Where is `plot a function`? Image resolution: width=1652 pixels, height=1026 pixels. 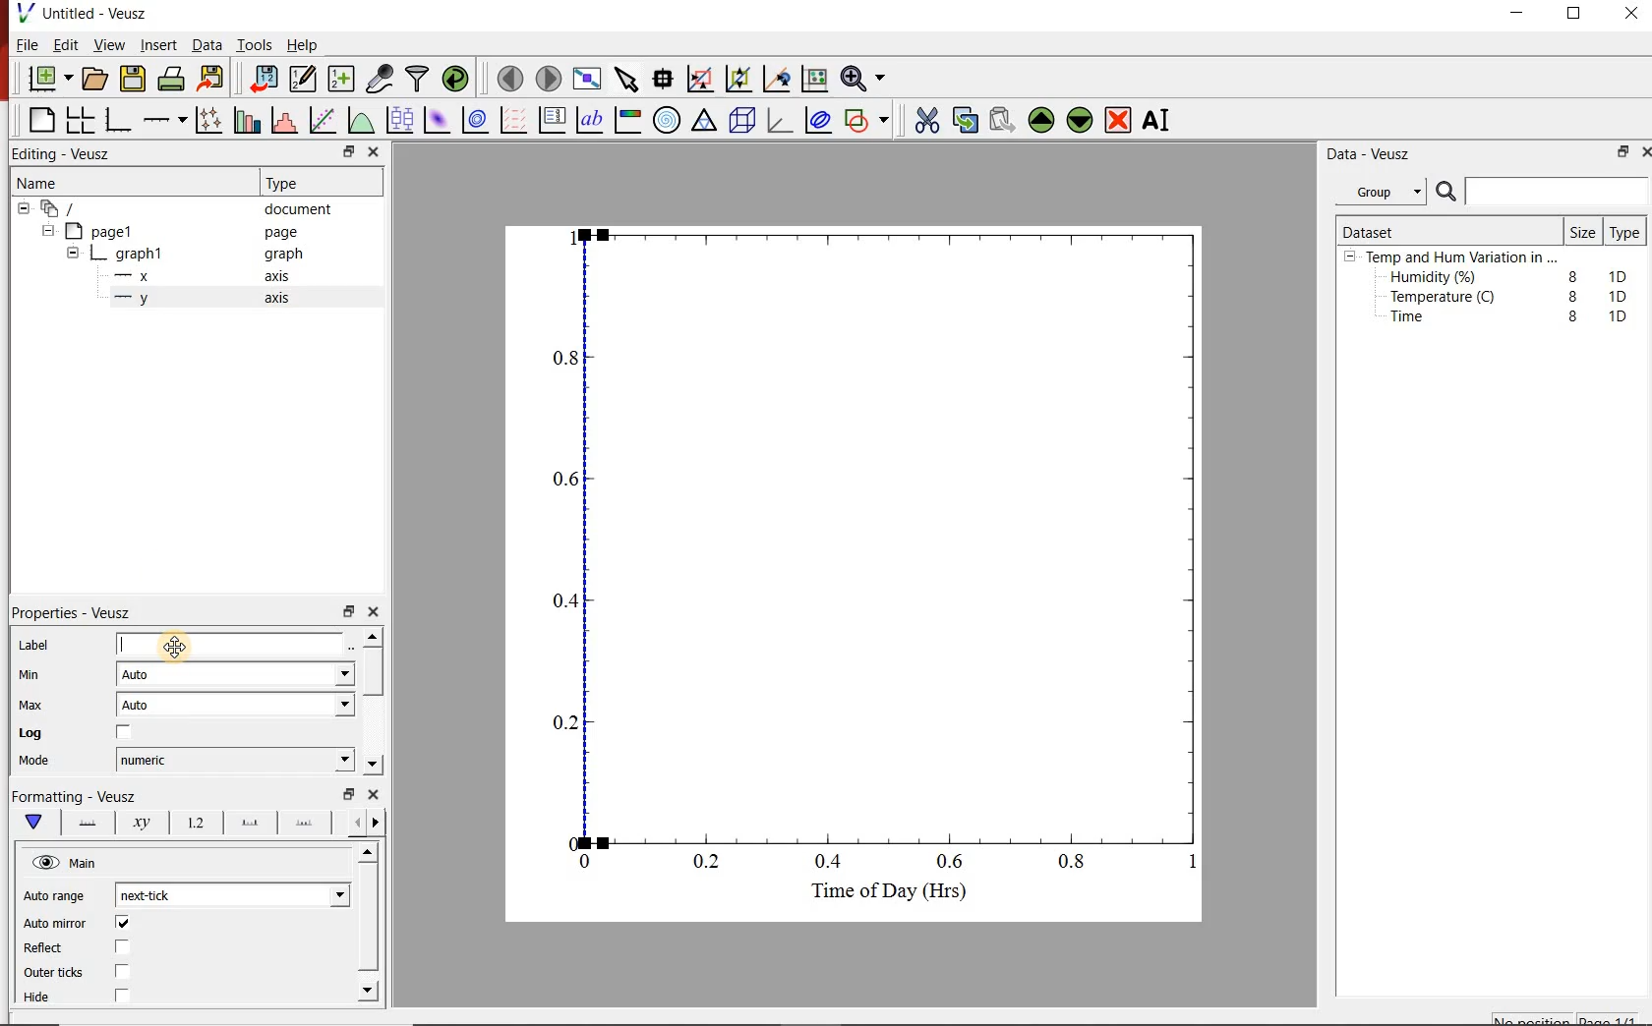
plot a function is located at coordinates (363, 123).